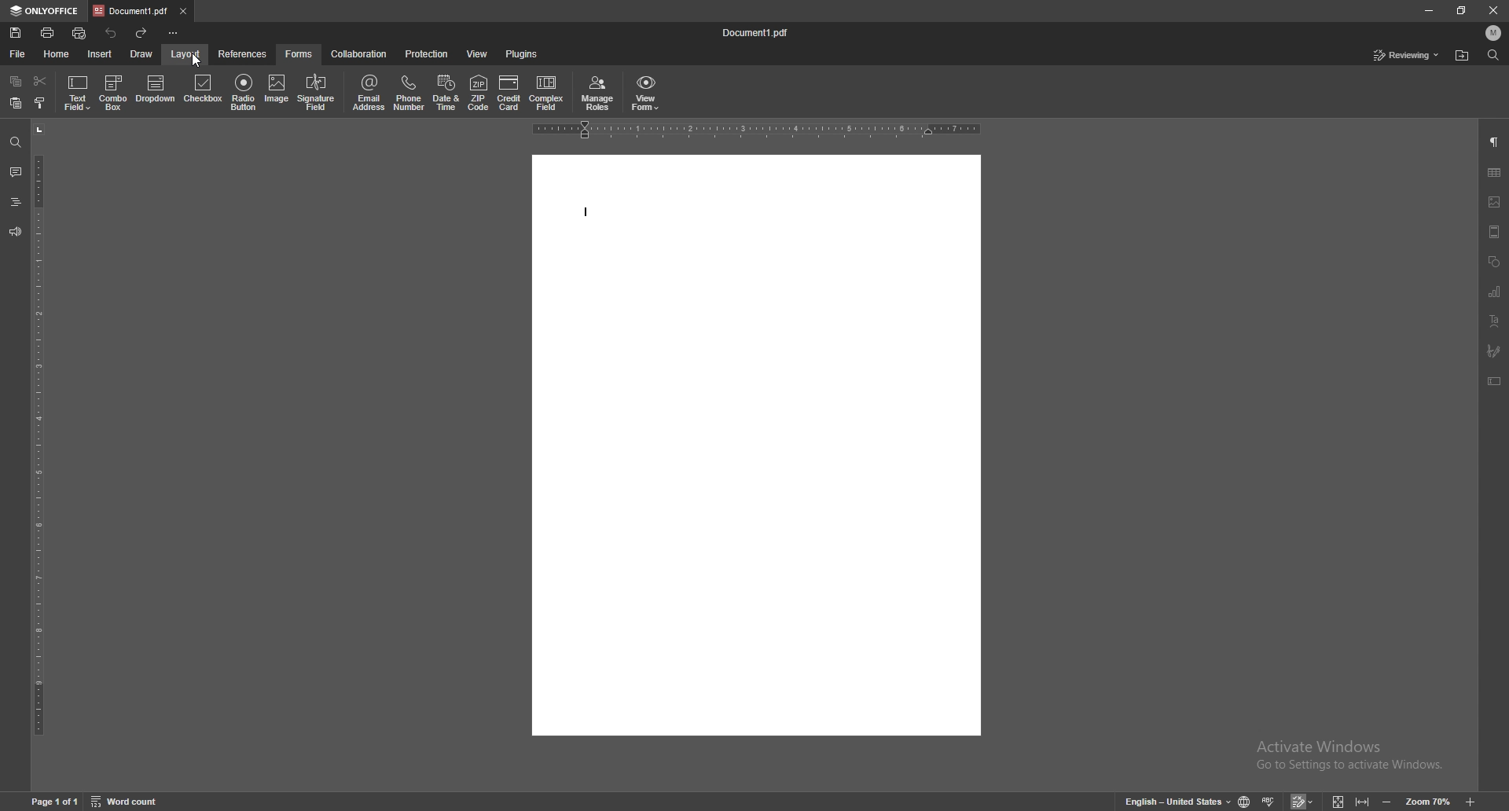 The height and width of the screenshot is (811, 1509). I want to click on close tab, so click(182, 10).